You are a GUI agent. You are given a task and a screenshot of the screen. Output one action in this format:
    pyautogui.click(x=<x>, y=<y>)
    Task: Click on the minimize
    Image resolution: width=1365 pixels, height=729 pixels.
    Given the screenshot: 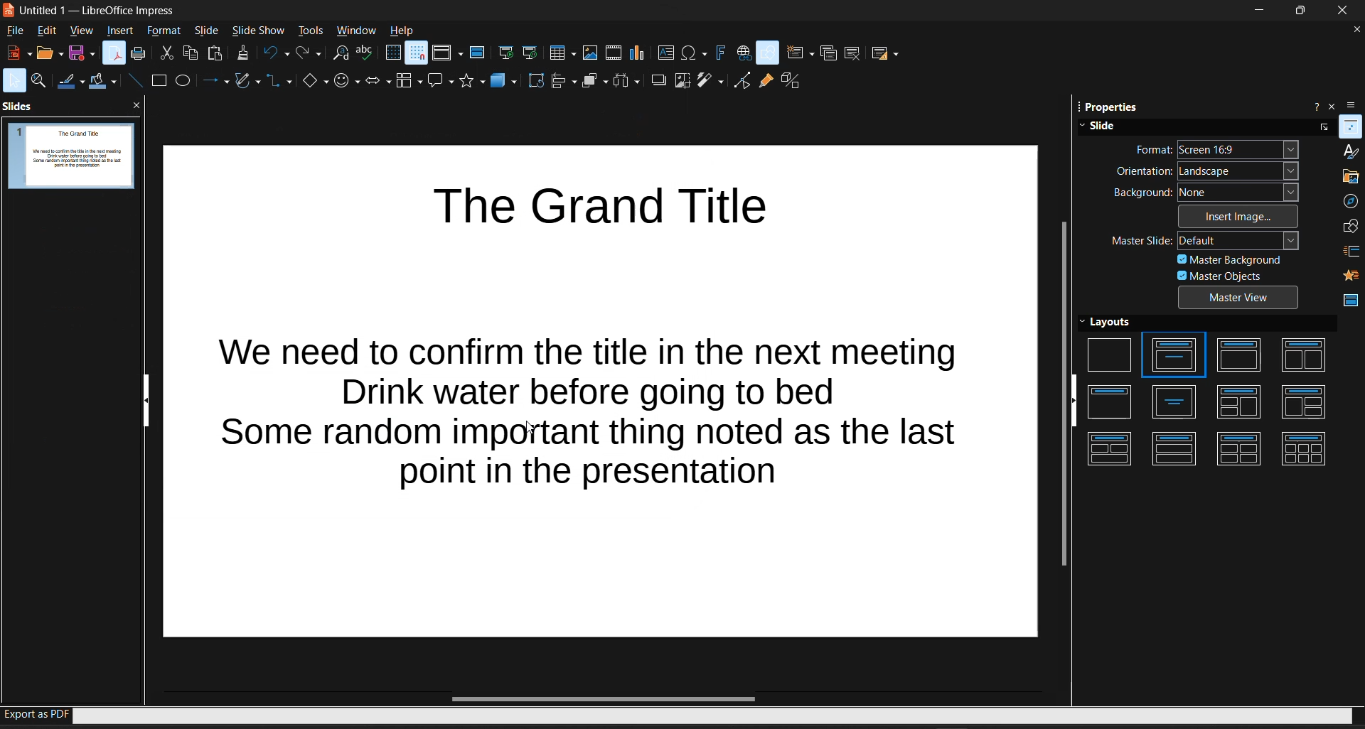 What is the action you would take?
    pyautogui.click(x=1258, y=11)
    